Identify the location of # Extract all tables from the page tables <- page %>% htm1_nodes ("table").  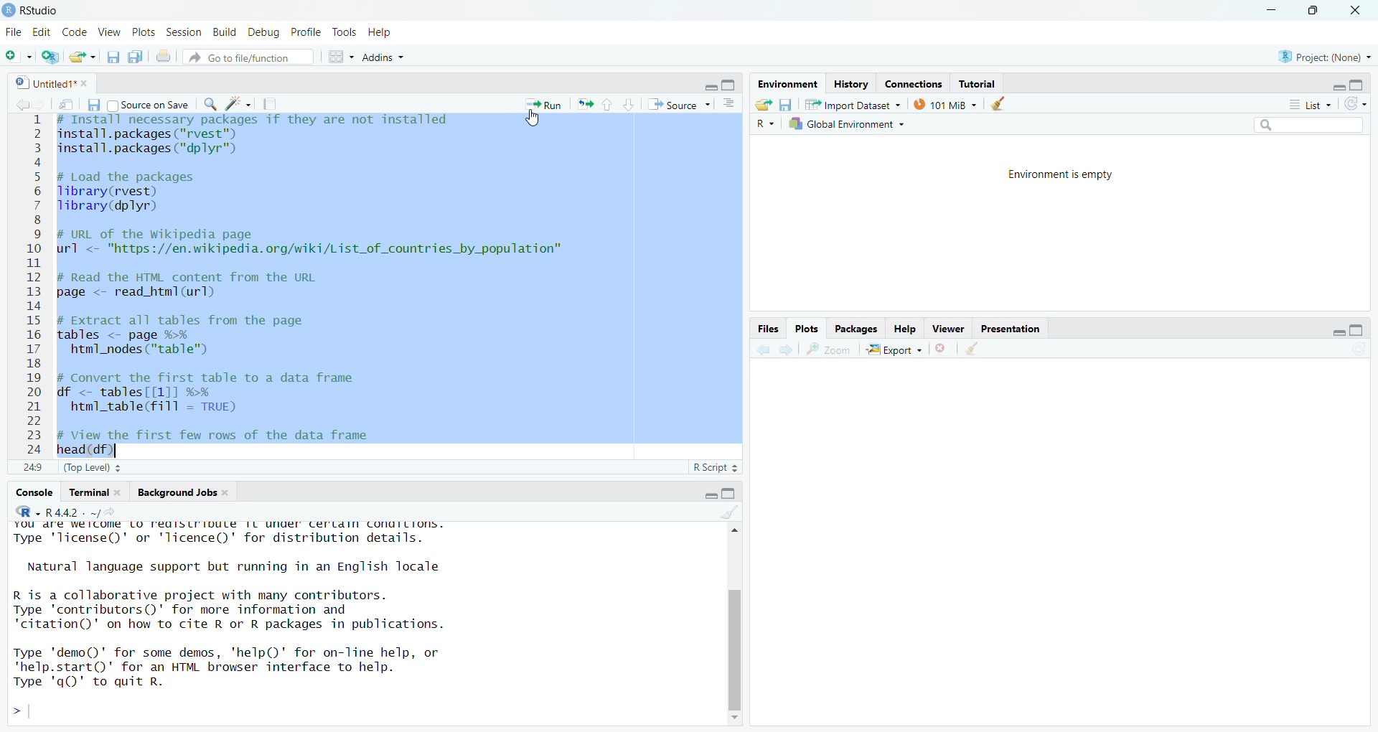
(193, 336).